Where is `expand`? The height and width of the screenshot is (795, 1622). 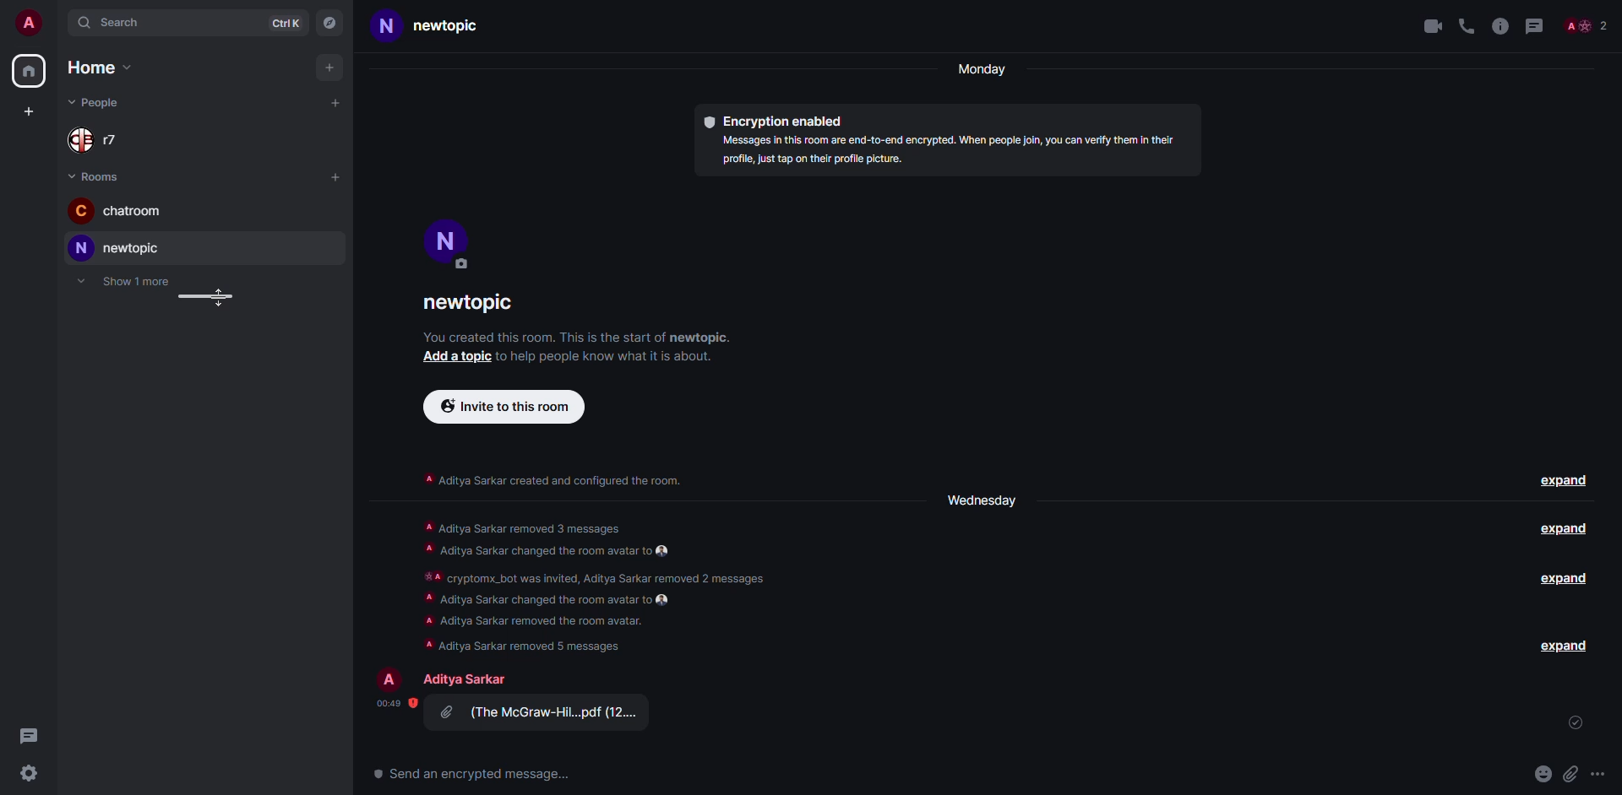
expand is located at coordinates (1565, 645).